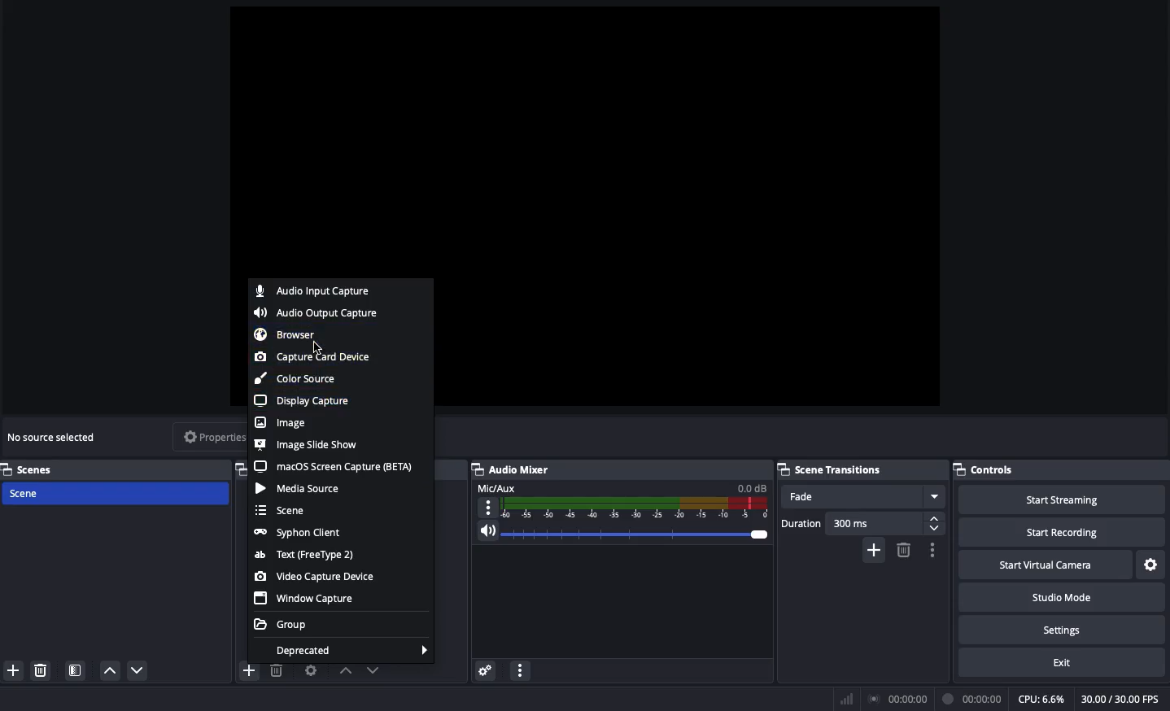 This screenshot has height=711, width=1170. What do you see at coordinates (321, 576) in the screenshot?
I see `Video capture device` at bounding box center [321, 576].